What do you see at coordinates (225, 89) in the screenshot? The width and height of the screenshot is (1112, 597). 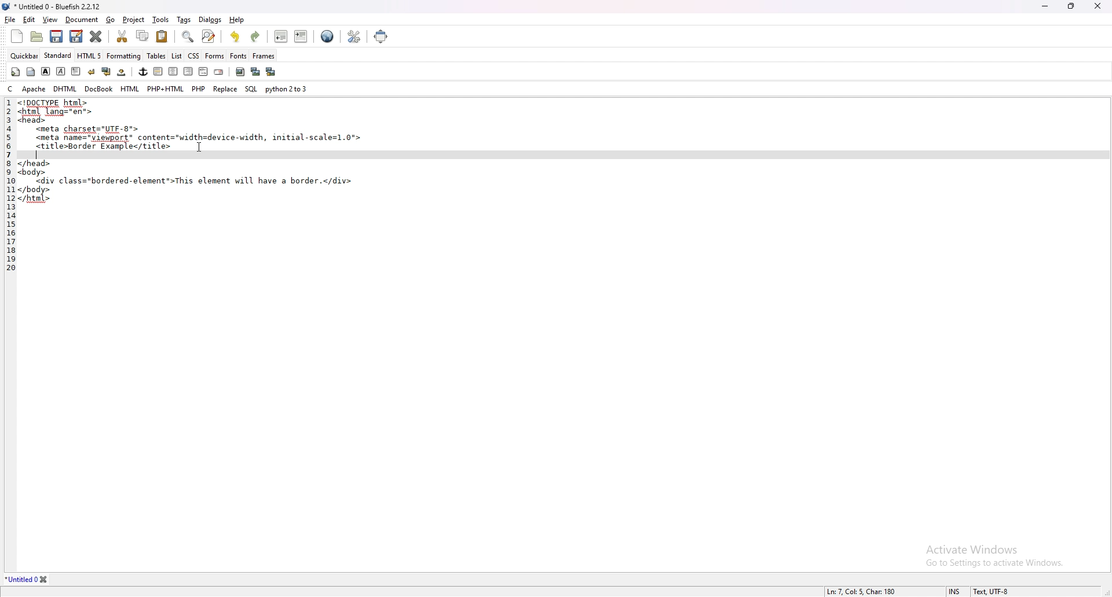 I see `replace` at bounding box center [225, 89].